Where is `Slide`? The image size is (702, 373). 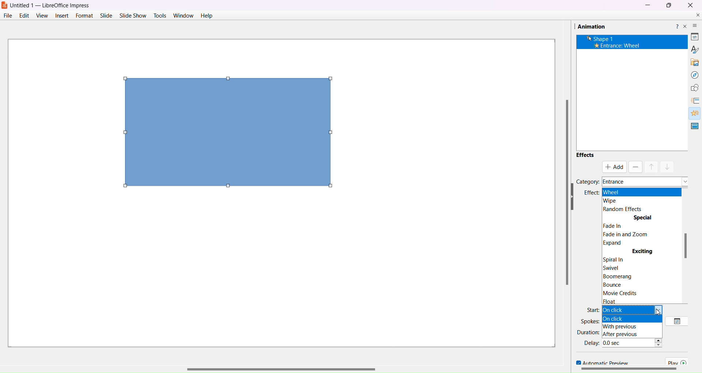 Slide is located at coordinates (106, 15).